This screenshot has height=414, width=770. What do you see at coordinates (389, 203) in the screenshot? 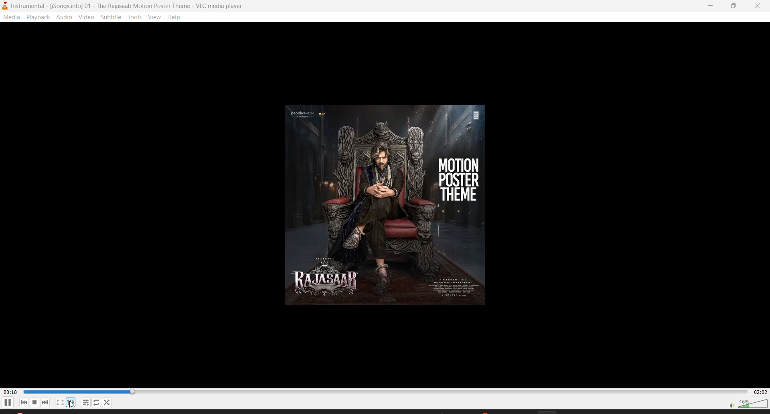
I see `thumbnail` at bounding box center [389, 203].